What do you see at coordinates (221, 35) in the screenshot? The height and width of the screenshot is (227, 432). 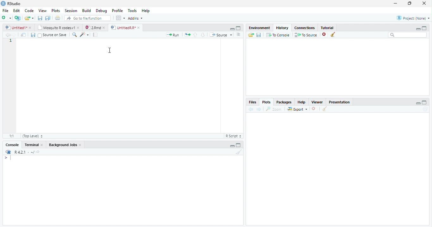 I see `Source` at bounding box center [221, 35].